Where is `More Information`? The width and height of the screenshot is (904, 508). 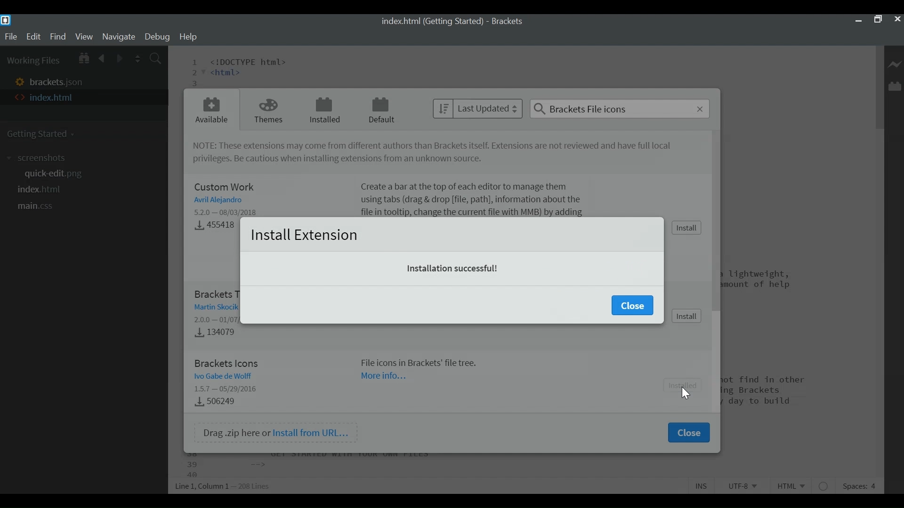 More Information is located at coordinates (386, 378).